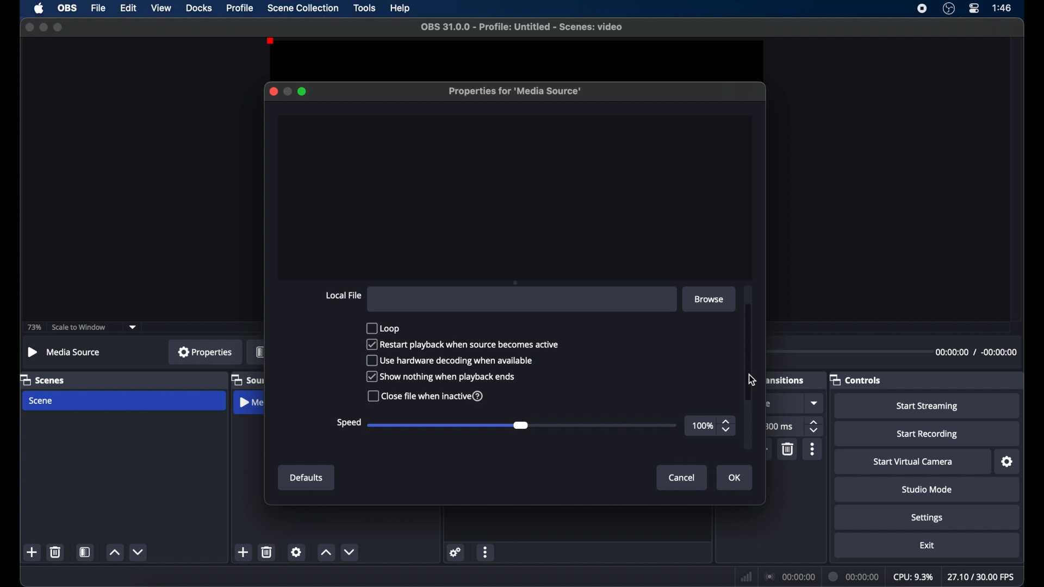  Describe the element at coordinates (982, 577) in the screenshot. I see `fps` at that location.